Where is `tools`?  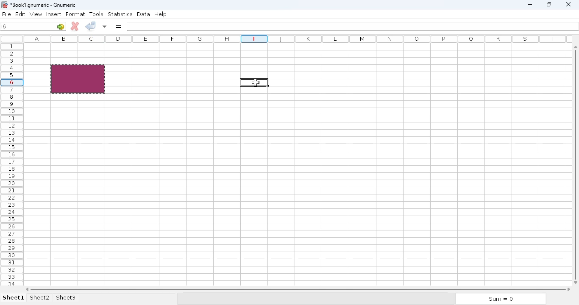 tools is located at coordinates (96, 14).